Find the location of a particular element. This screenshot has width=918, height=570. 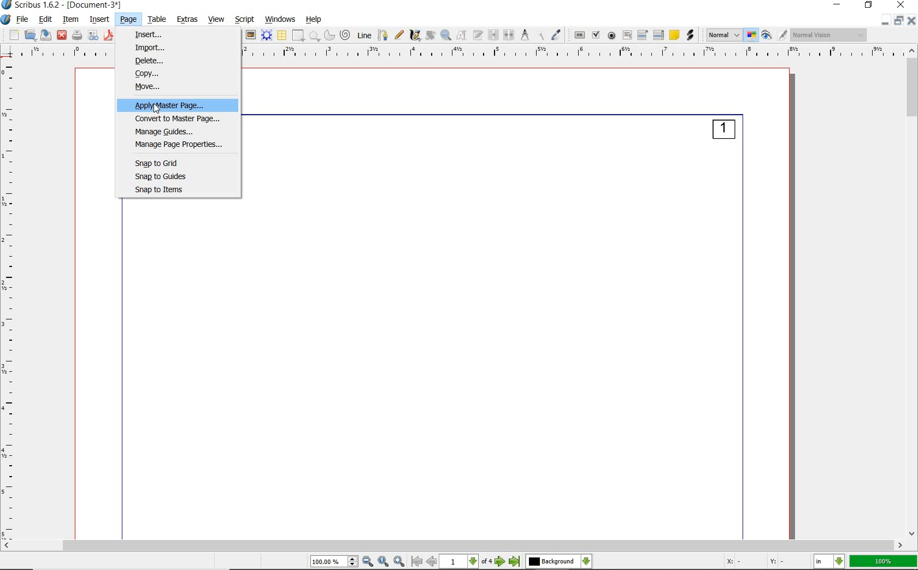

restore is located at coordinates (899, 21).